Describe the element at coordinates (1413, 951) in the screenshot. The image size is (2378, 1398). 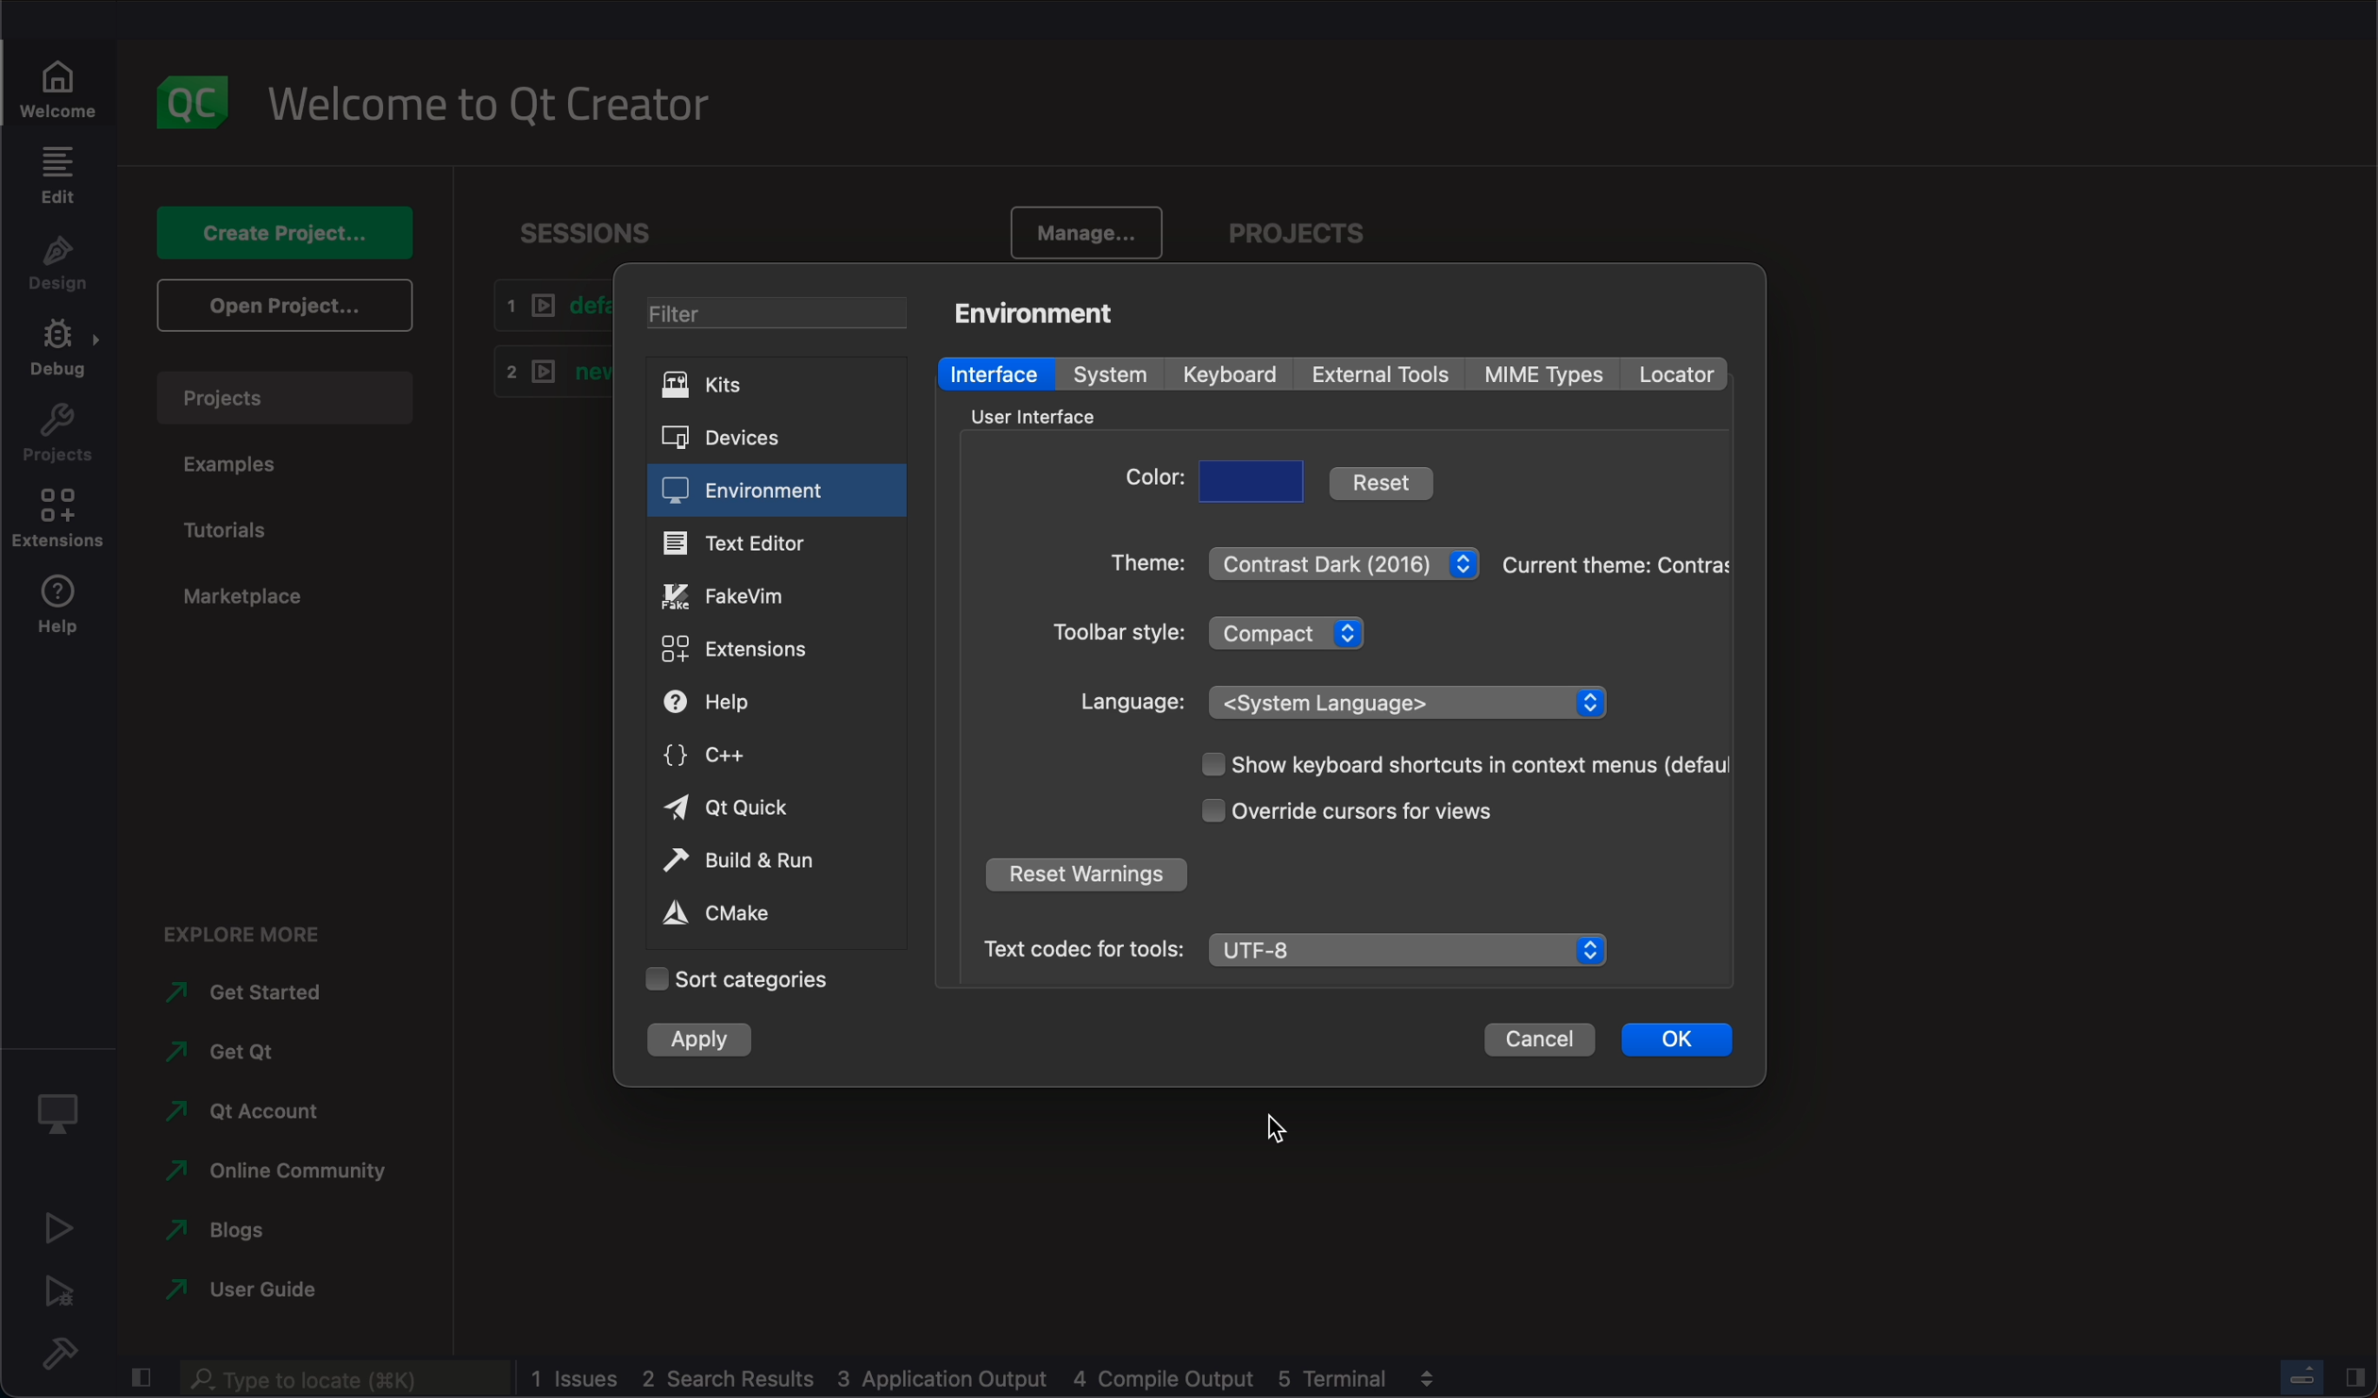
I see `UTF-8` at that location.